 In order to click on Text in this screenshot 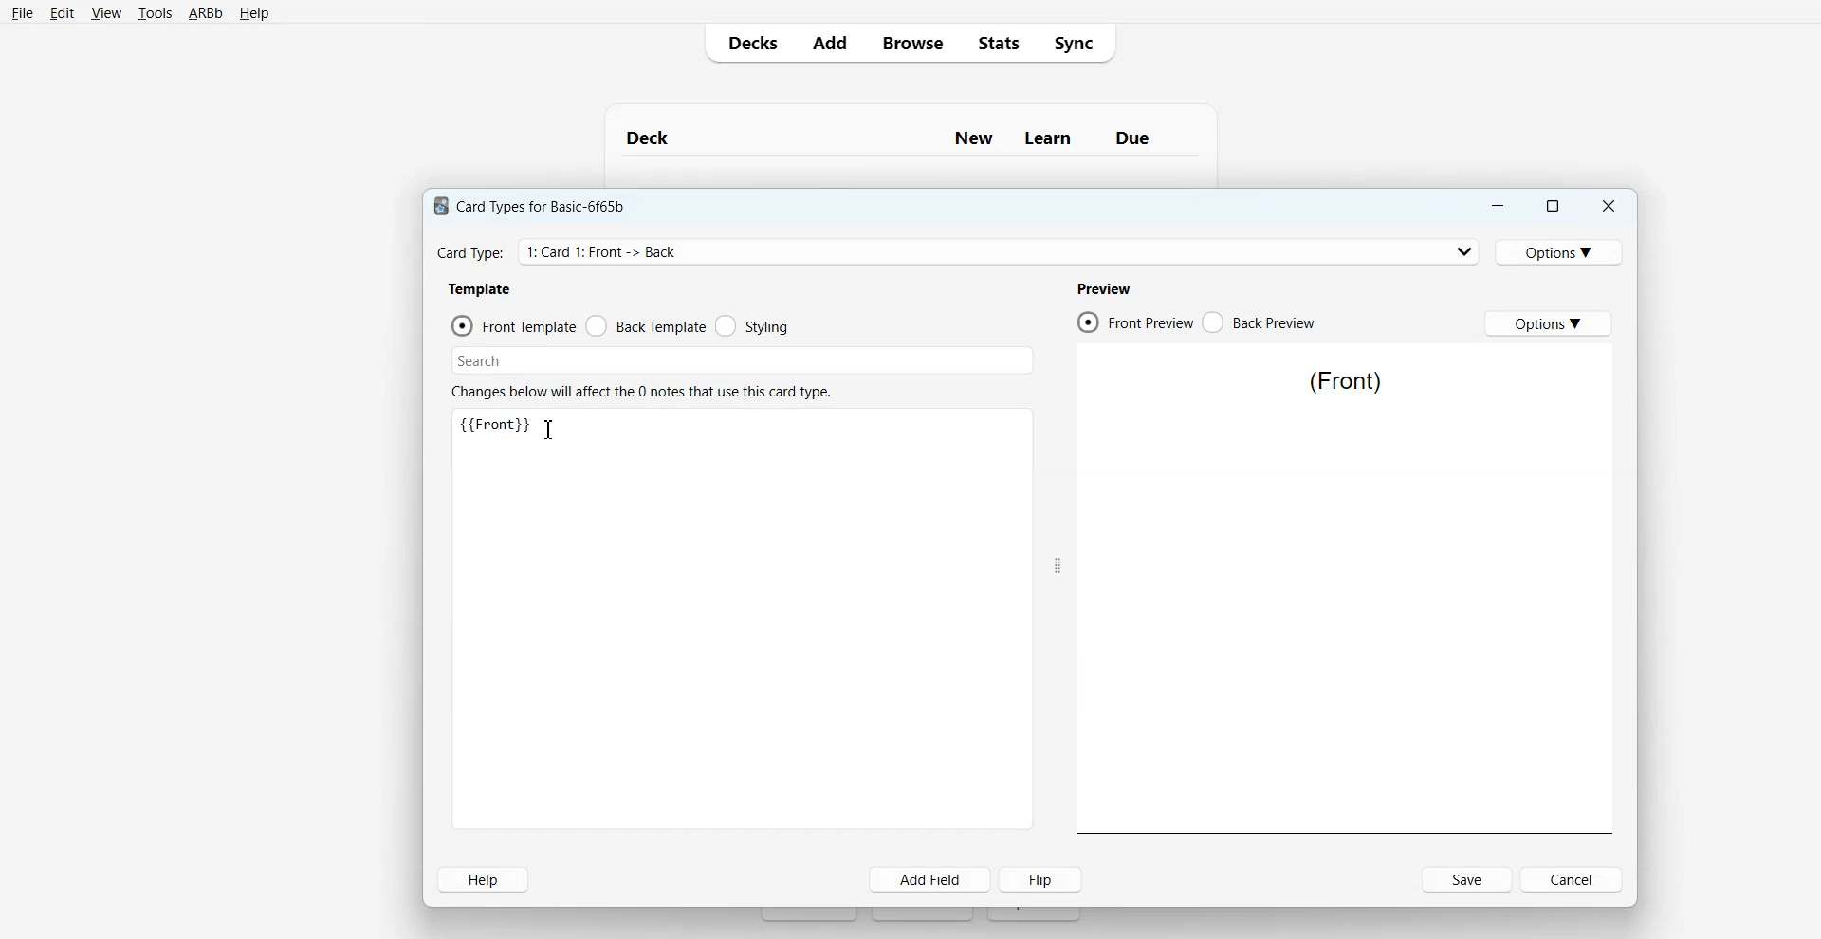, I will do `click(910, 130)`.